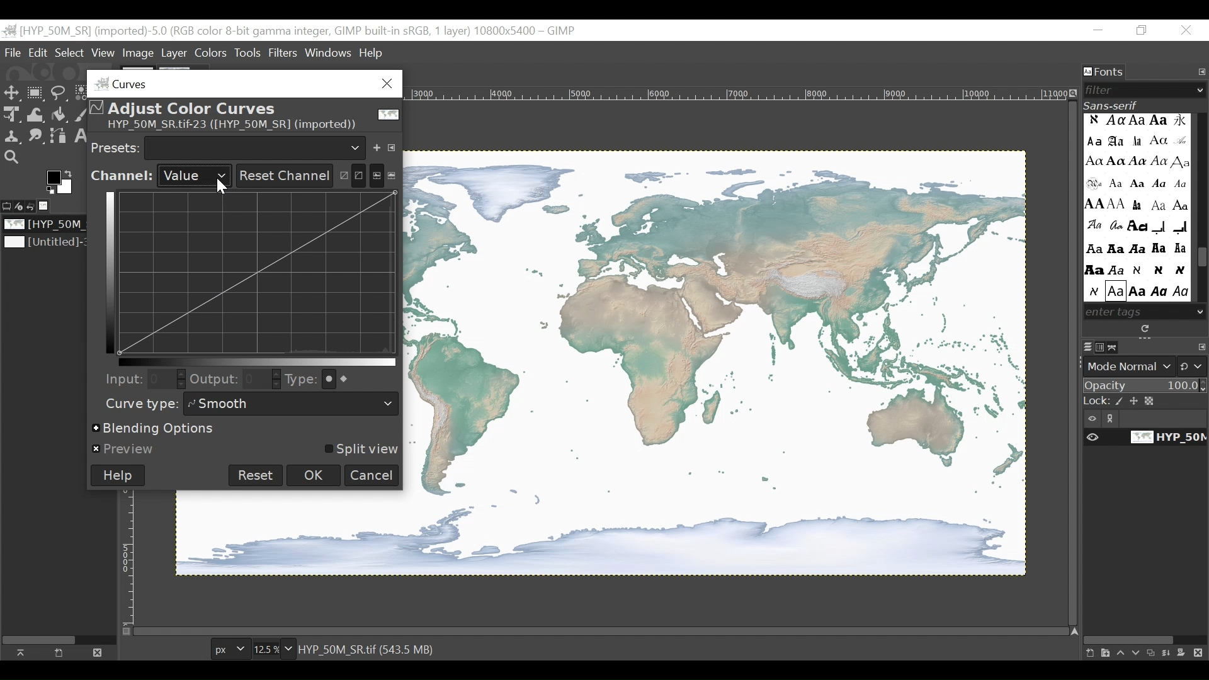  What do you see at coordinates (379, 145) in the screenshot?
I see `Save the current setting as named preset` at bounding box center [379, 145].